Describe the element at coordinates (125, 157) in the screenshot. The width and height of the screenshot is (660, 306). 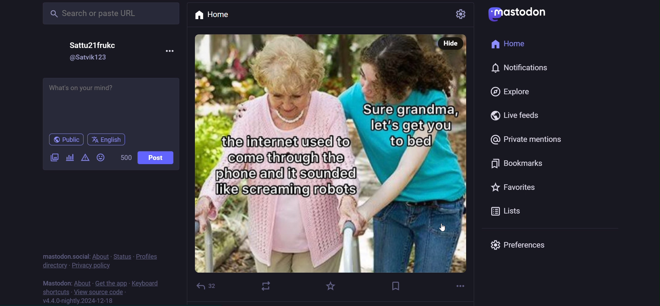
I see `word limit` at that location.